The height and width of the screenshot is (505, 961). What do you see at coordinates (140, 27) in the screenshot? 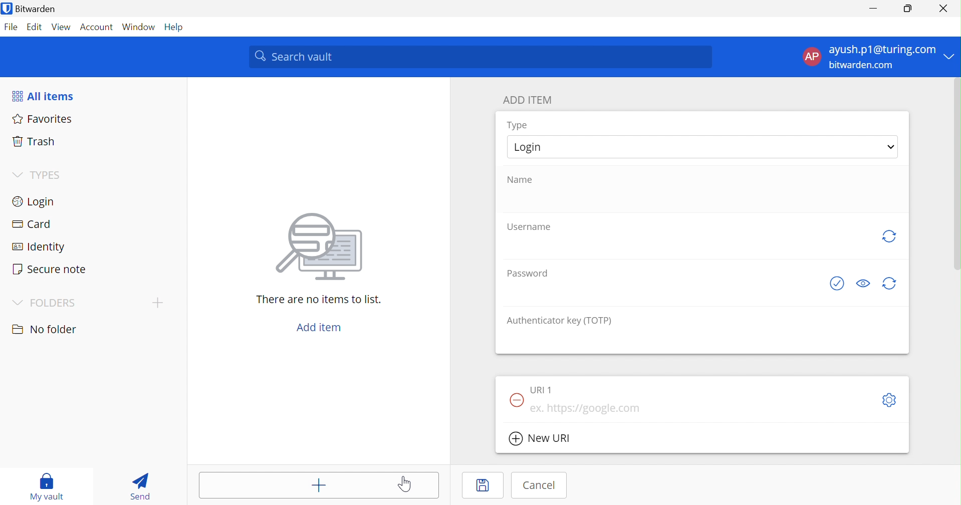
I see `Windows` at bounding box center [140, 27].